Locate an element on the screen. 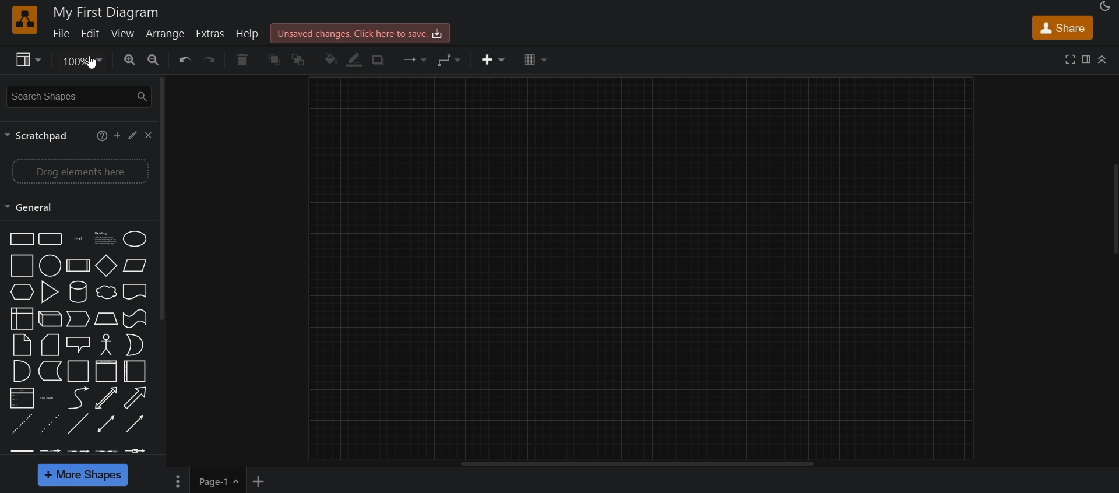 Image resolution: width=1119 pixels, height=493 pixels. to back is located at coordinates (300, 60).